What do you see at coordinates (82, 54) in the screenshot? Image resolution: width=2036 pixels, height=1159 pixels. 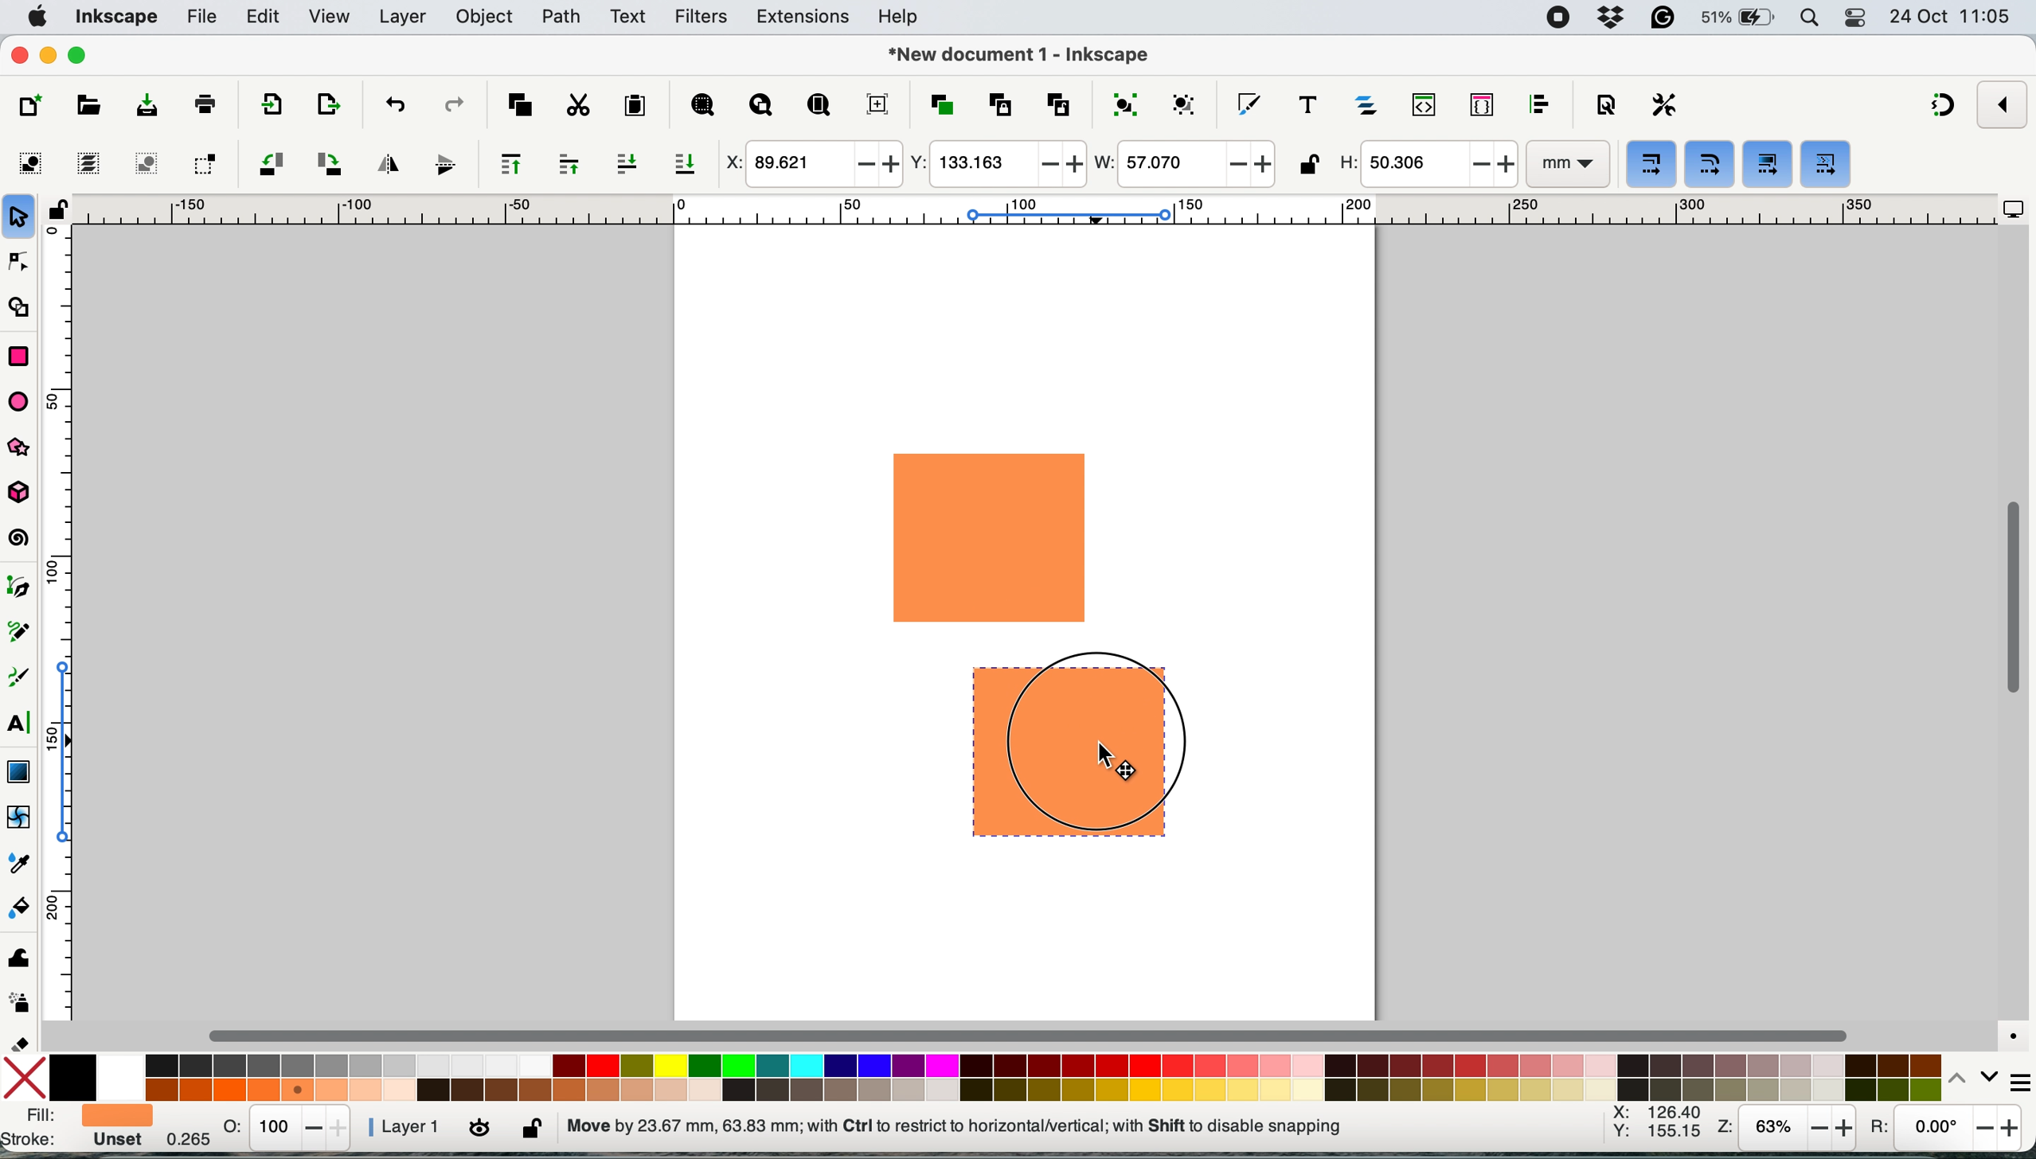 I see `maximise` at bounding box center [82, 54].